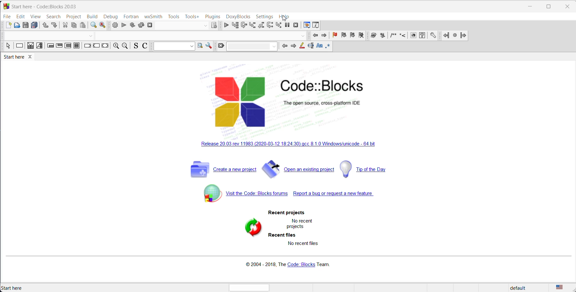  What do you see at coordinates (382, 36) in the screenshot?
I see `pause` at bounding box center [382, 36].